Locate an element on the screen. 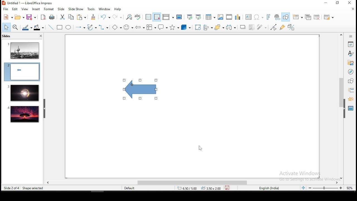   is located at coordinates (303, 175).